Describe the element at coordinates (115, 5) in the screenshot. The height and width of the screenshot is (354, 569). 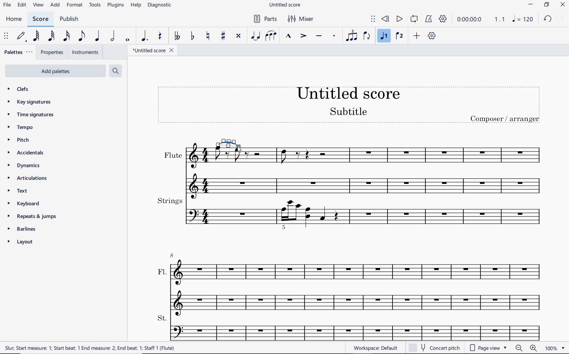
I see `plugins` at that location.